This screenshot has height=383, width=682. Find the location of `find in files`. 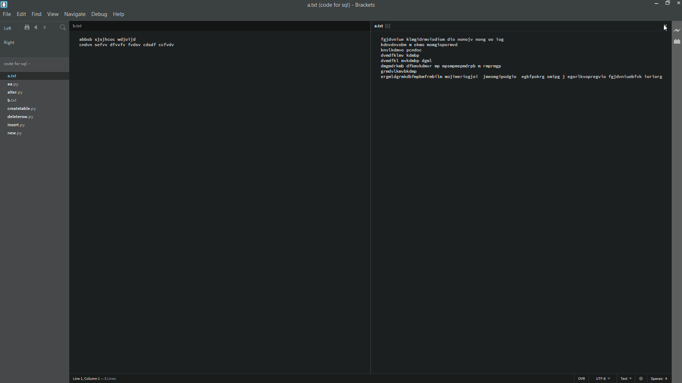

find in files is located at coordinates (63, 28).